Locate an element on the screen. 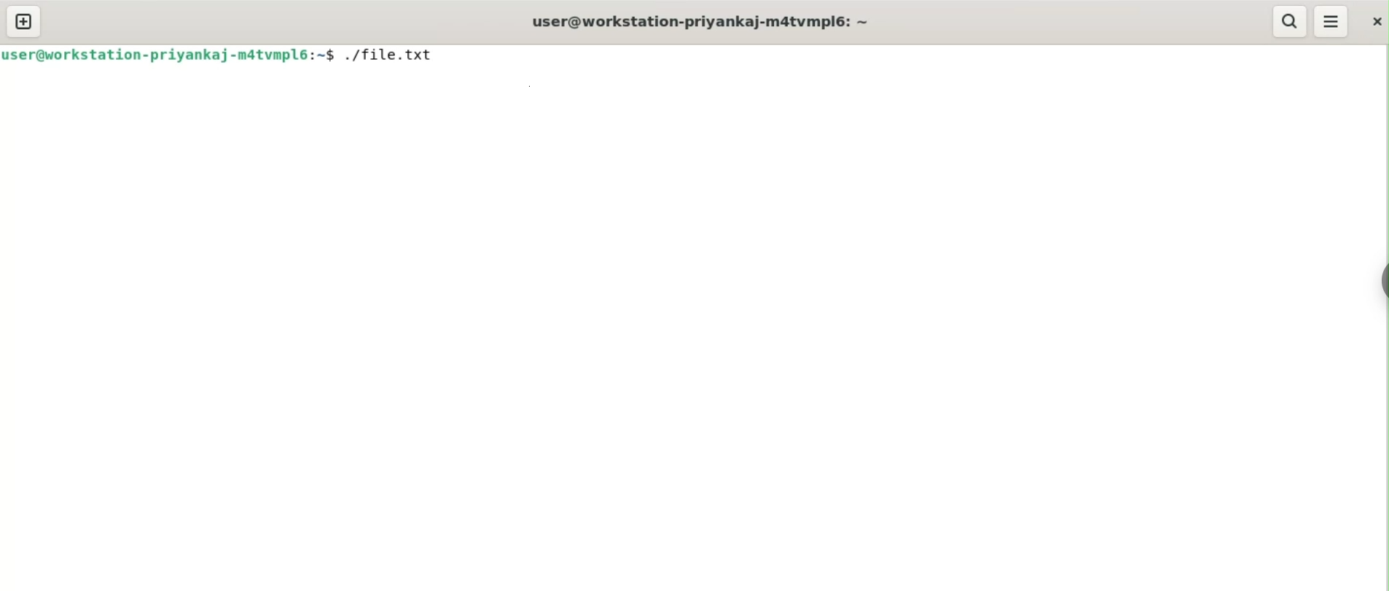 This screenshot has width=1389, height=591. user@workstation-priyankaj-m4tvmpl6: ~ is located at coordinates (700, 20).